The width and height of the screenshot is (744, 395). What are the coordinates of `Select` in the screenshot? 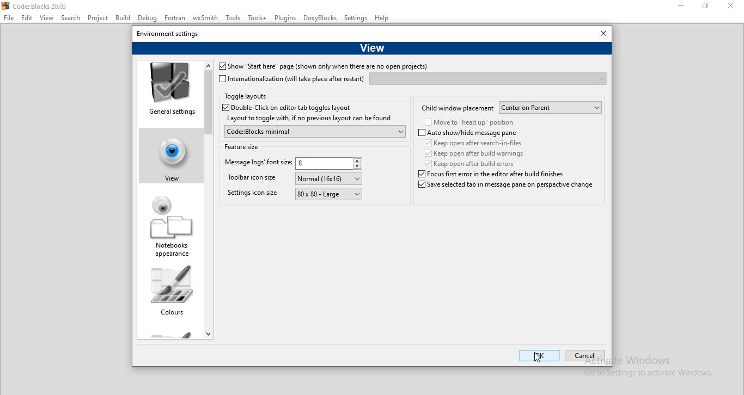 It's located at (72, 19).